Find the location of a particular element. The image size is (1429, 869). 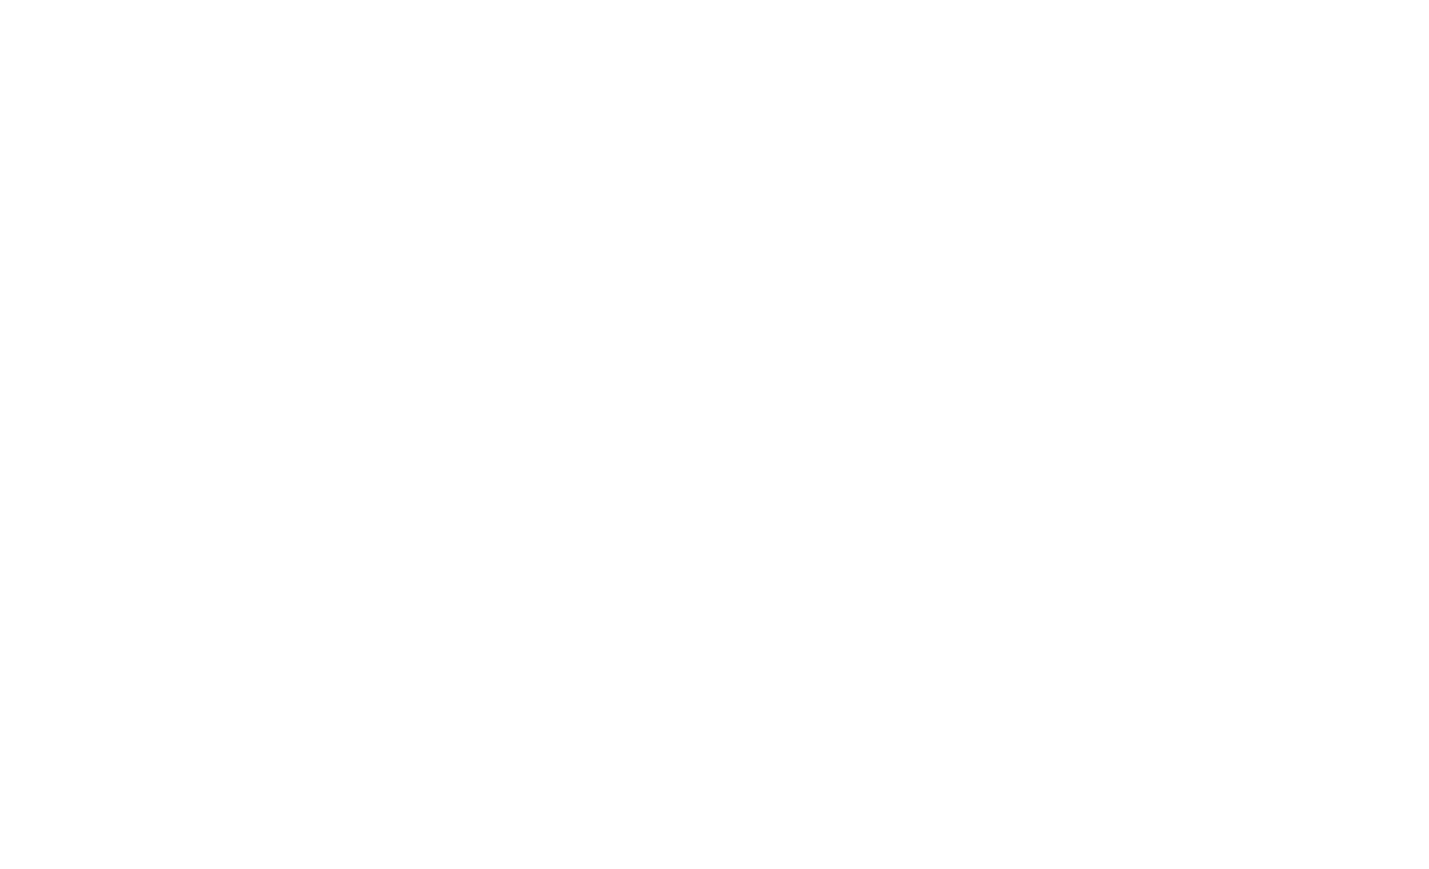

Start virtual camera is located at coordinates (1279, 688).